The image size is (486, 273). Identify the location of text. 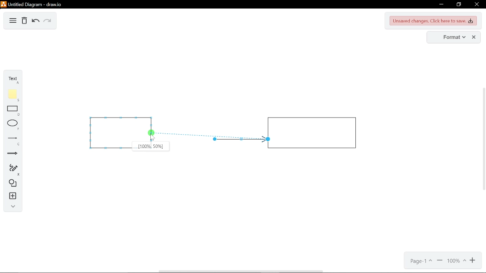
(11, 79).